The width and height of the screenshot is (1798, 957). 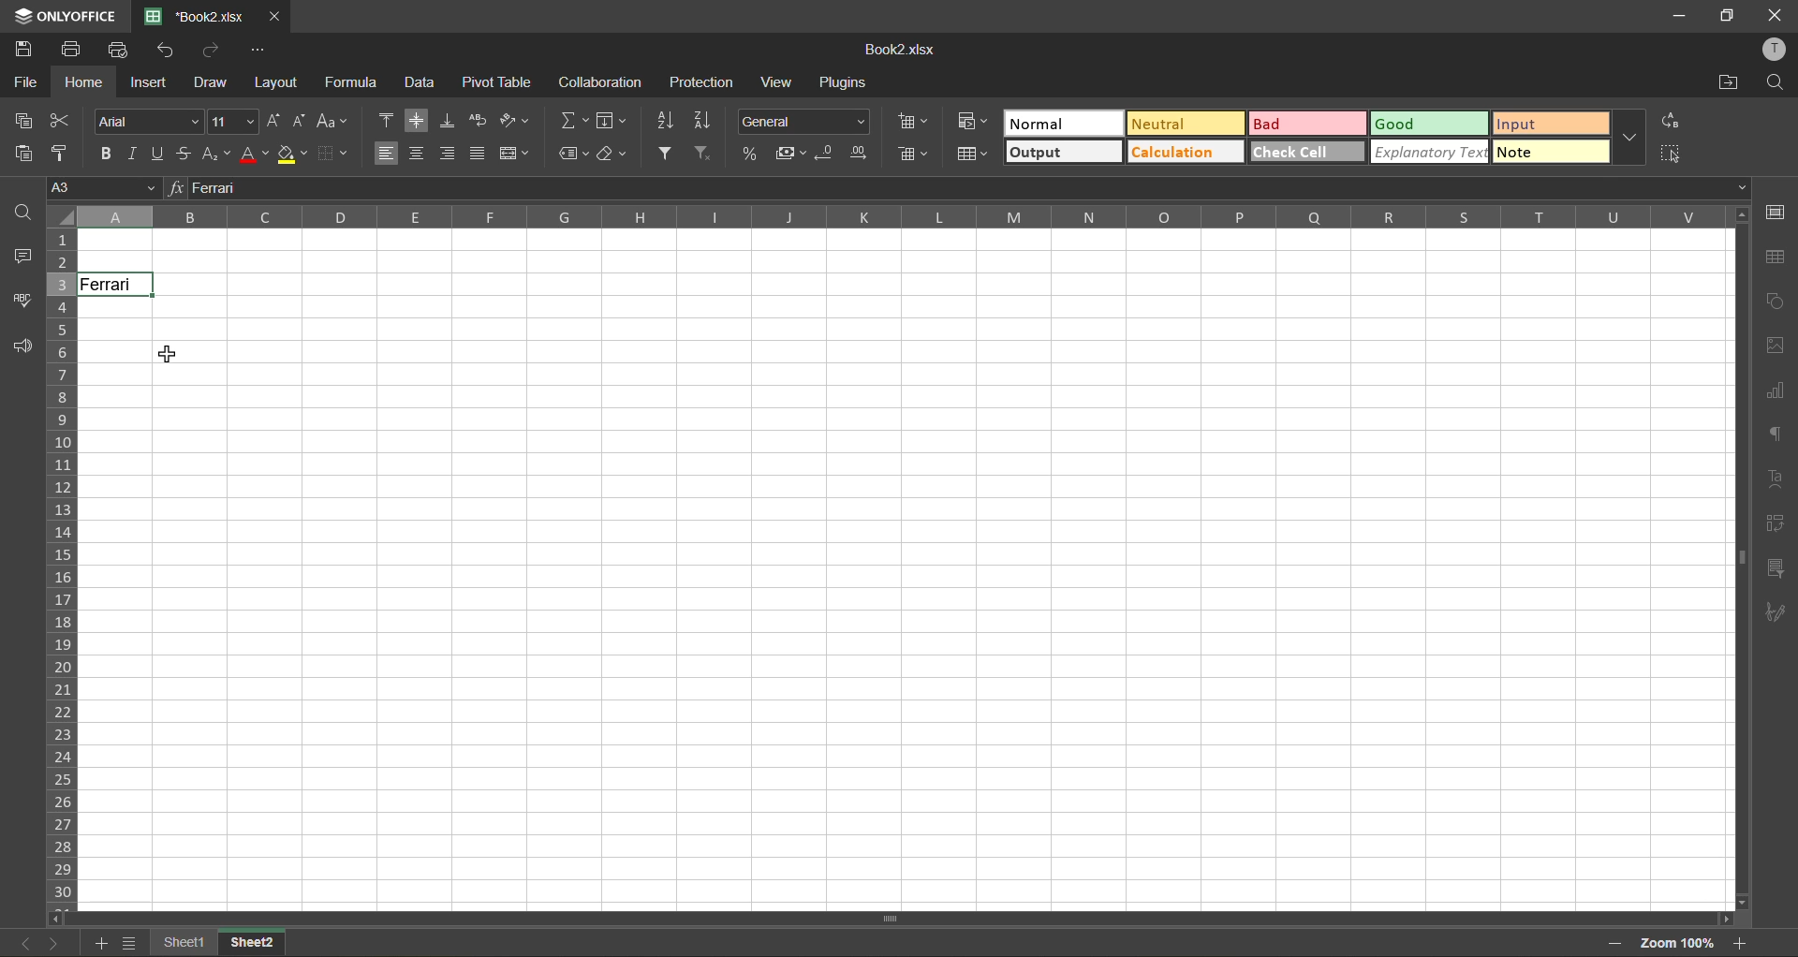 I want to click on slicer, so click(x=1775, y=572).